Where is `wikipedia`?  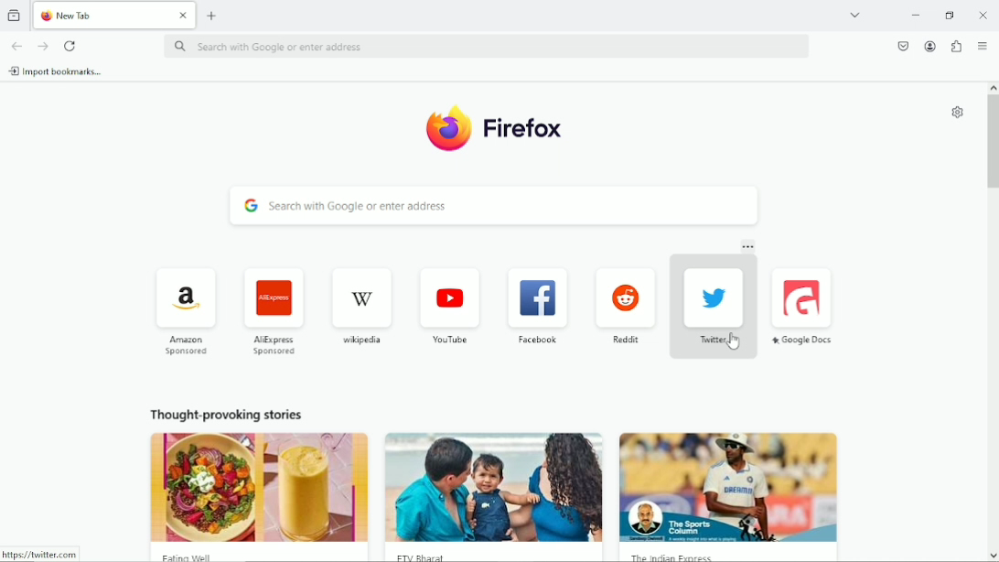
wikipedia is located at coordinates (360, 306).